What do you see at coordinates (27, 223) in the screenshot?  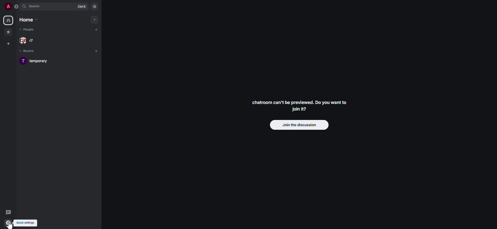 I see `quick settings` at bounding box center [27, 223].